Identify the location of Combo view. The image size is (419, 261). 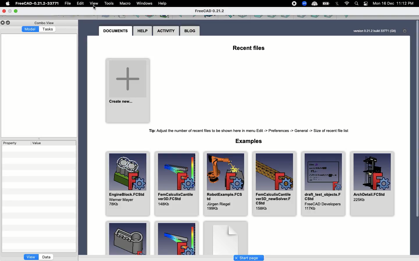
(44, 23).